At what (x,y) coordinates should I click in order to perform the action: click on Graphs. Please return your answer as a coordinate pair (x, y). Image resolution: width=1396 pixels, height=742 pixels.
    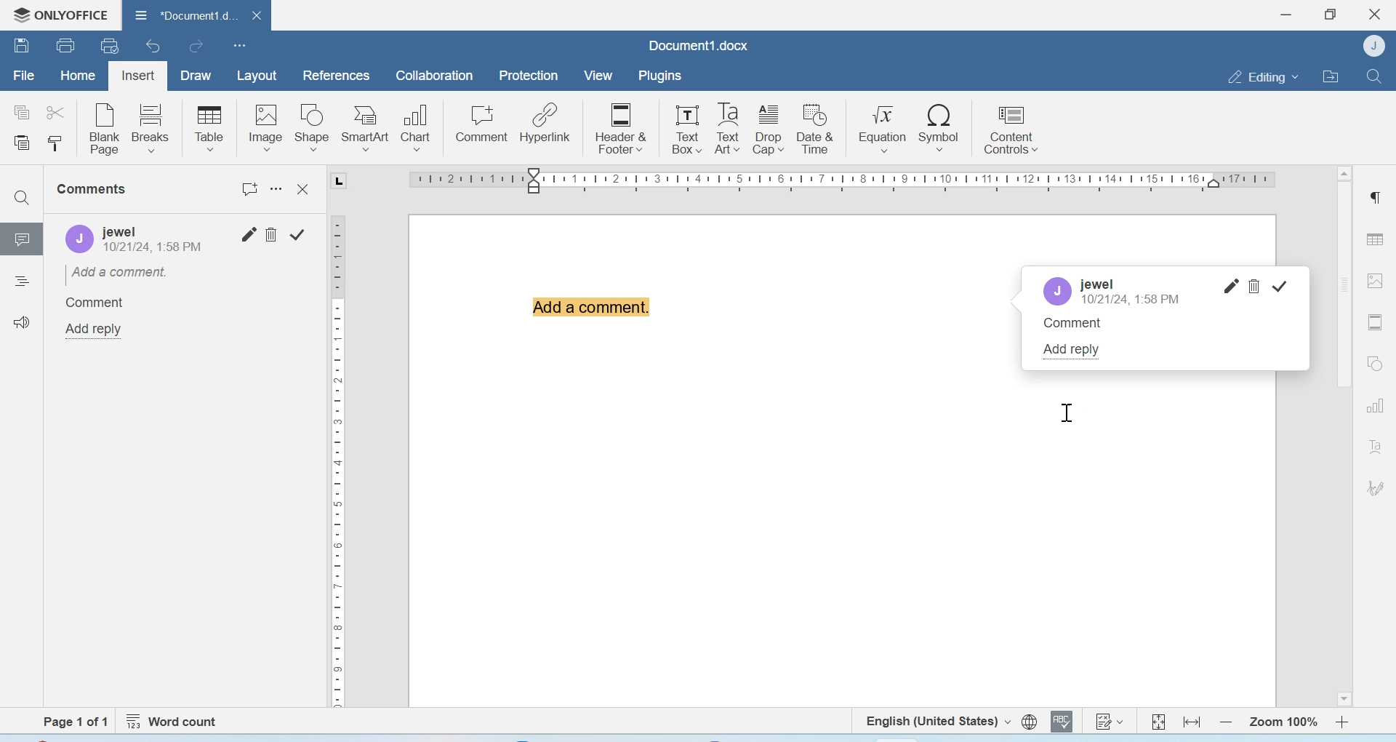
    Looking at the image, I should click on (1375, 406).